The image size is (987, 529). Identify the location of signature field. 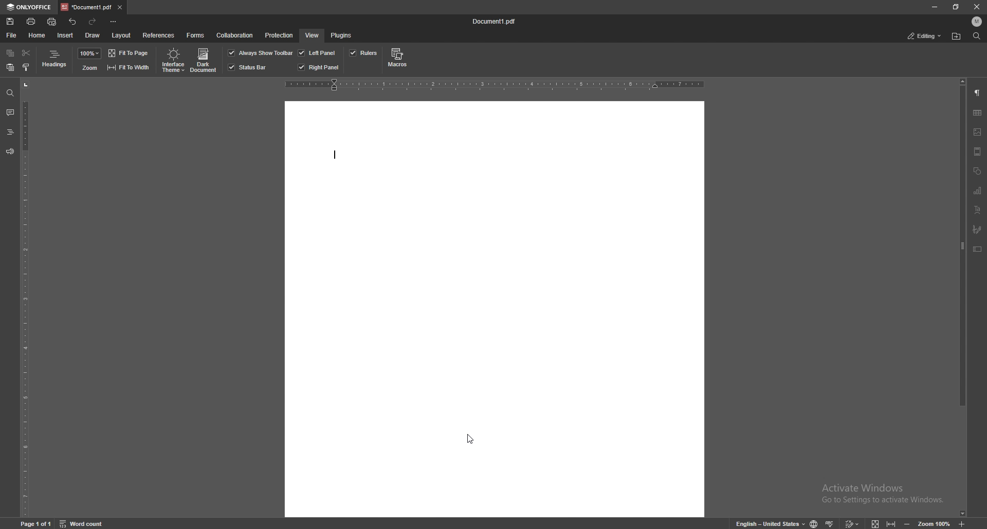
(977, 229).